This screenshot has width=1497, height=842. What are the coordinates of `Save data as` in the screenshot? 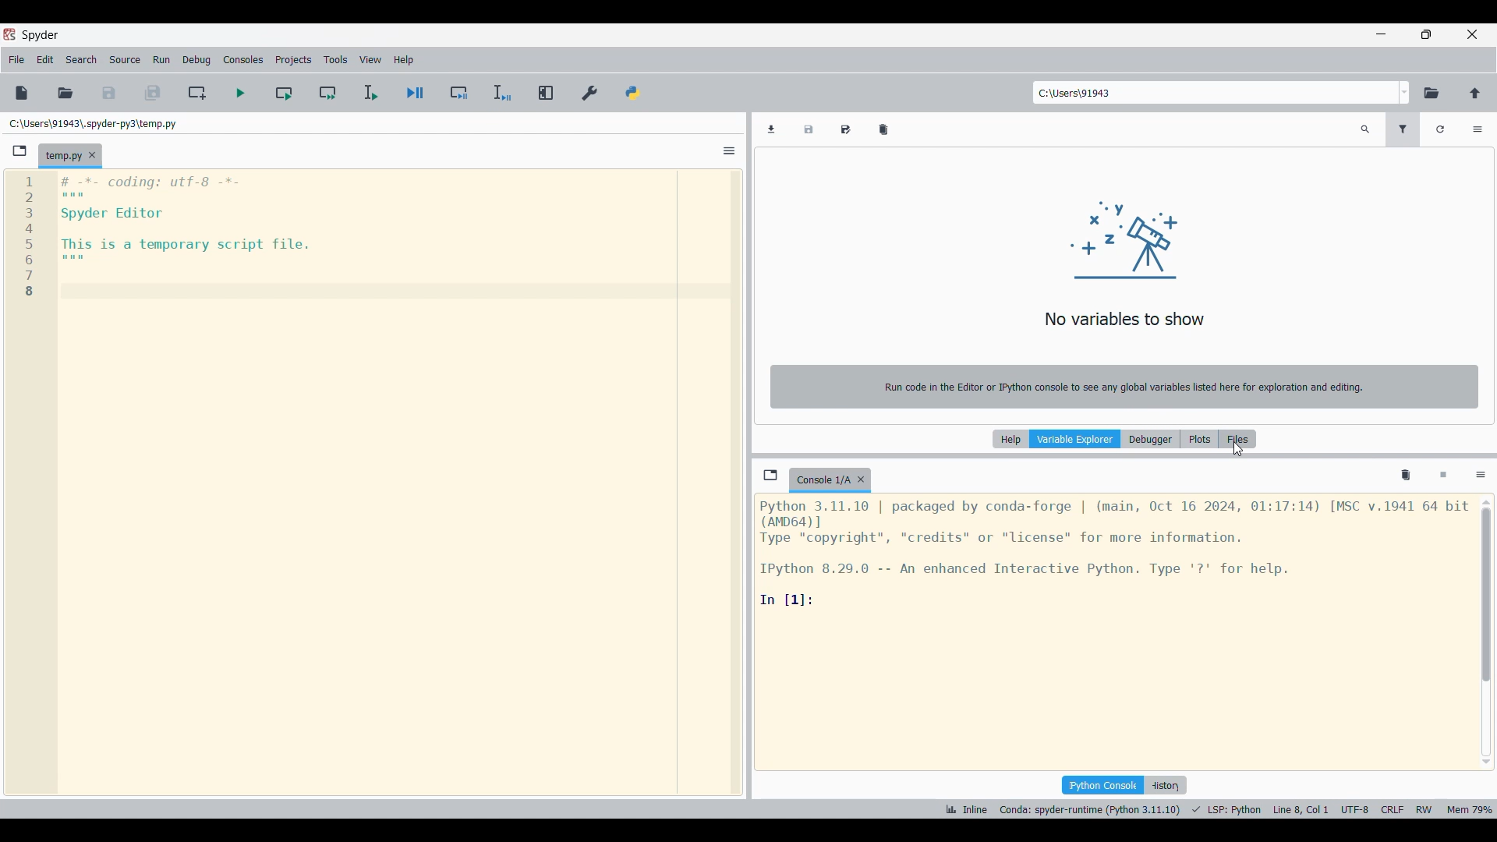 It's located at (845, 129).